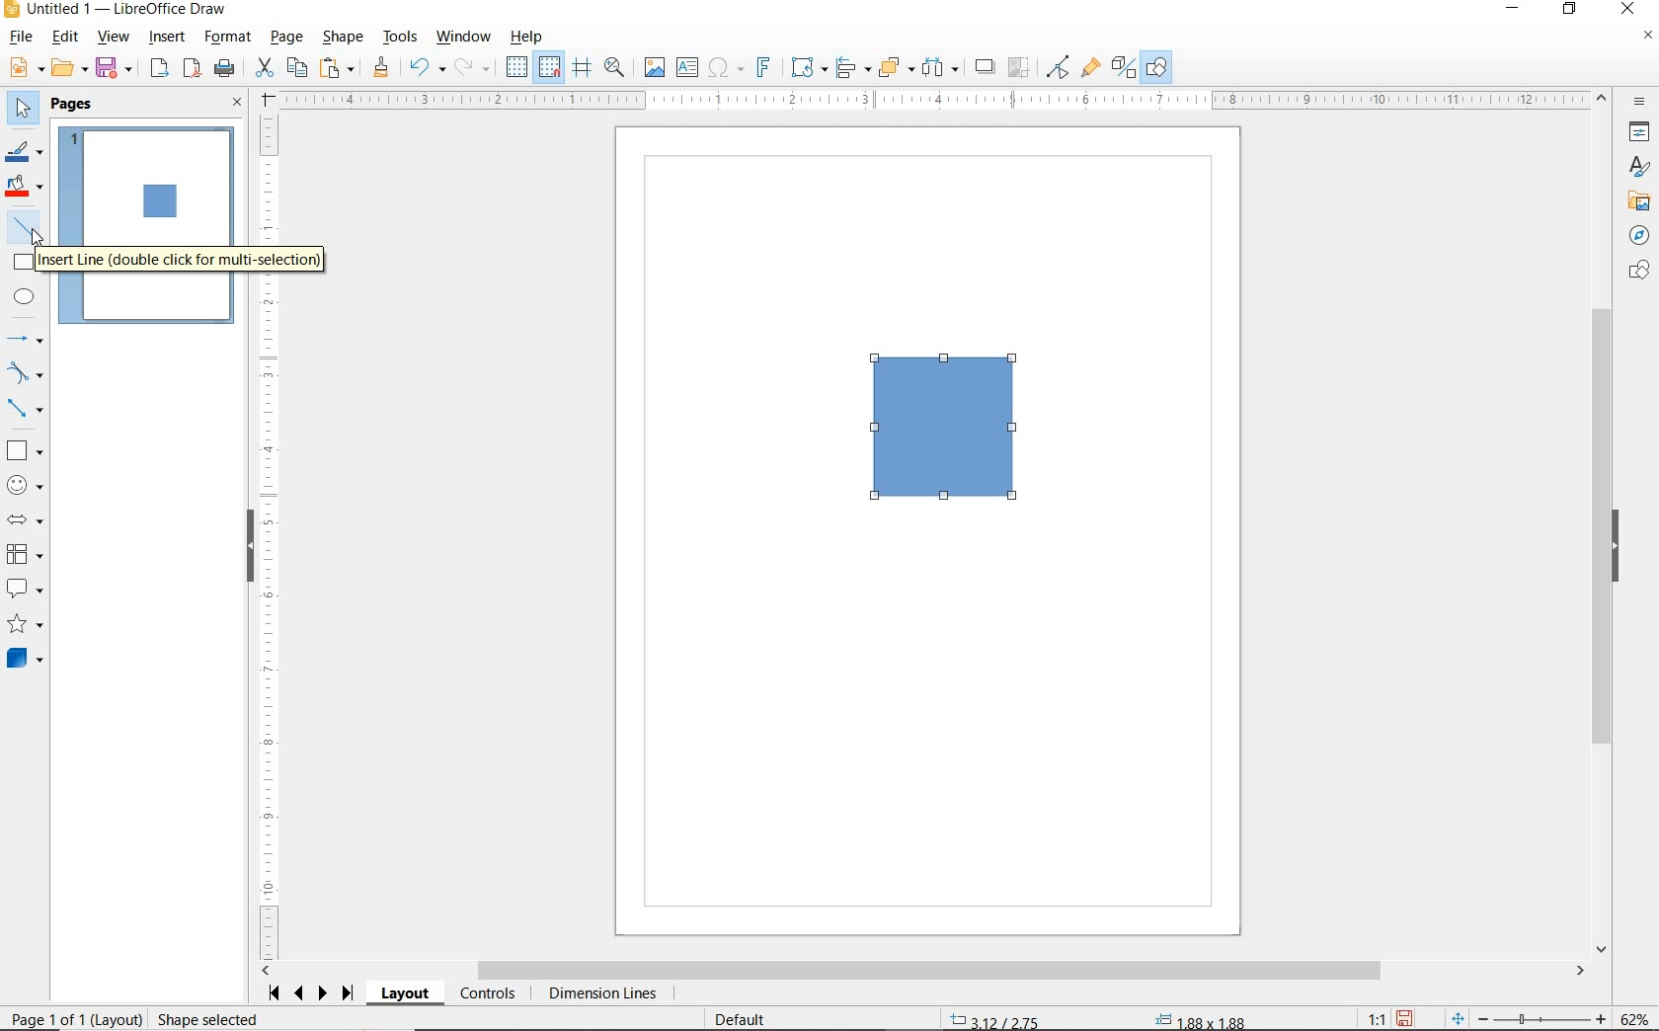 The height and width of the screenshot is (1031, 1659). I want to click on TOGGLE EXTRUSION, so click(1122, 66).